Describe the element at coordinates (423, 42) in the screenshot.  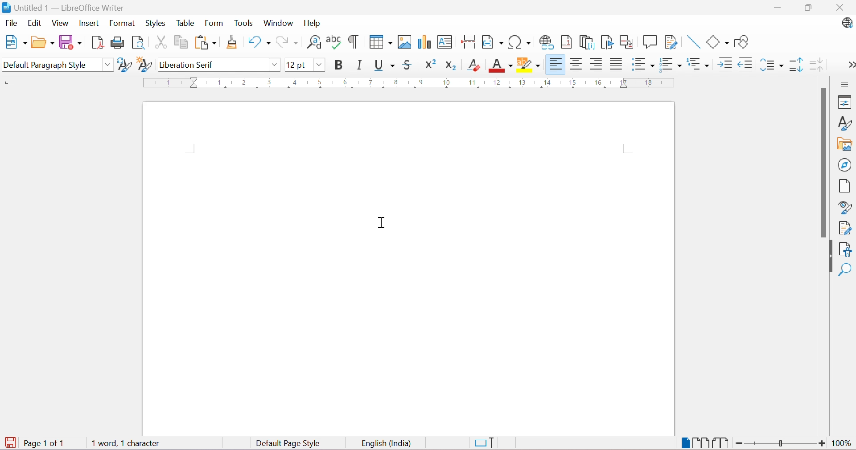
I see `Insert Chart` at that location.